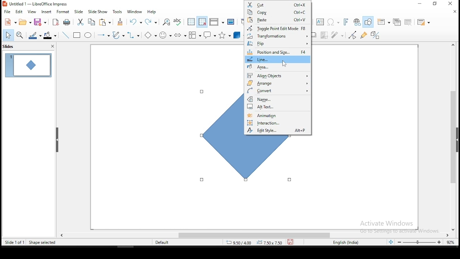 This screenshot has width=460, height=259. Describe the element at coordinates (278, 74) in the screenshot. I see `align objects` at that location.